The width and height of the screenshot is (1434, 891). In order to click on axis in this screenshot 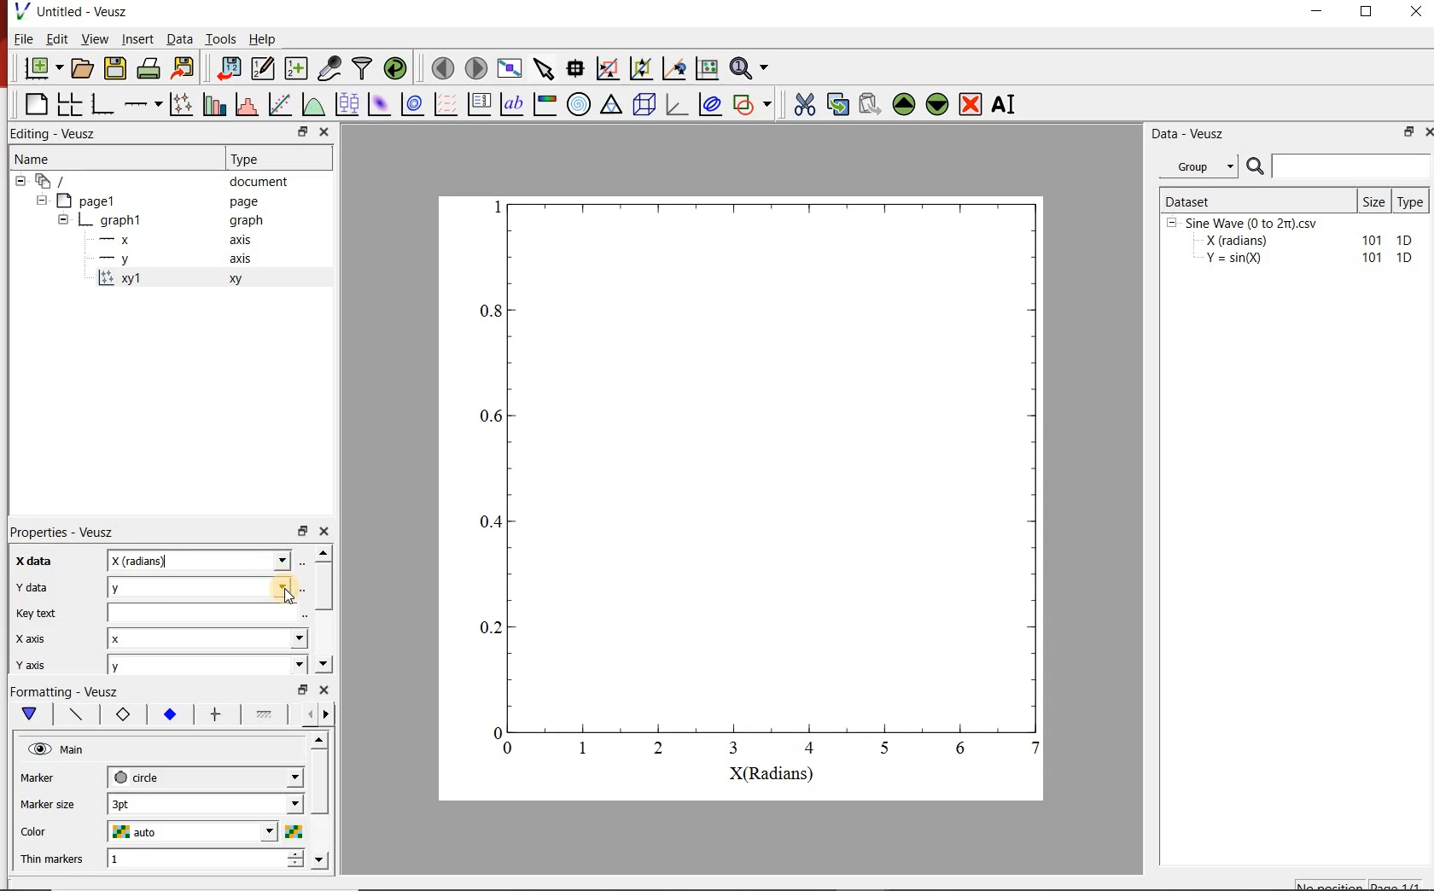, I will do `click(242, 239)`.